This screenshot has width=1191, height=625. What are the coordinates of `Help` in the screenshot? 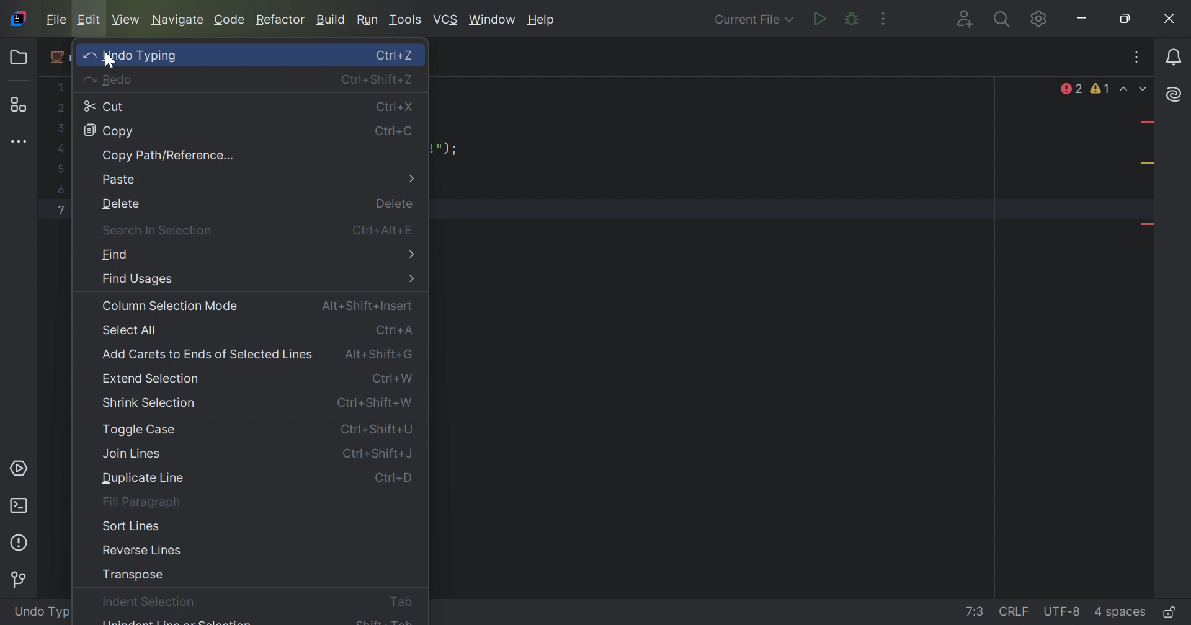 It's located at (542, 20).